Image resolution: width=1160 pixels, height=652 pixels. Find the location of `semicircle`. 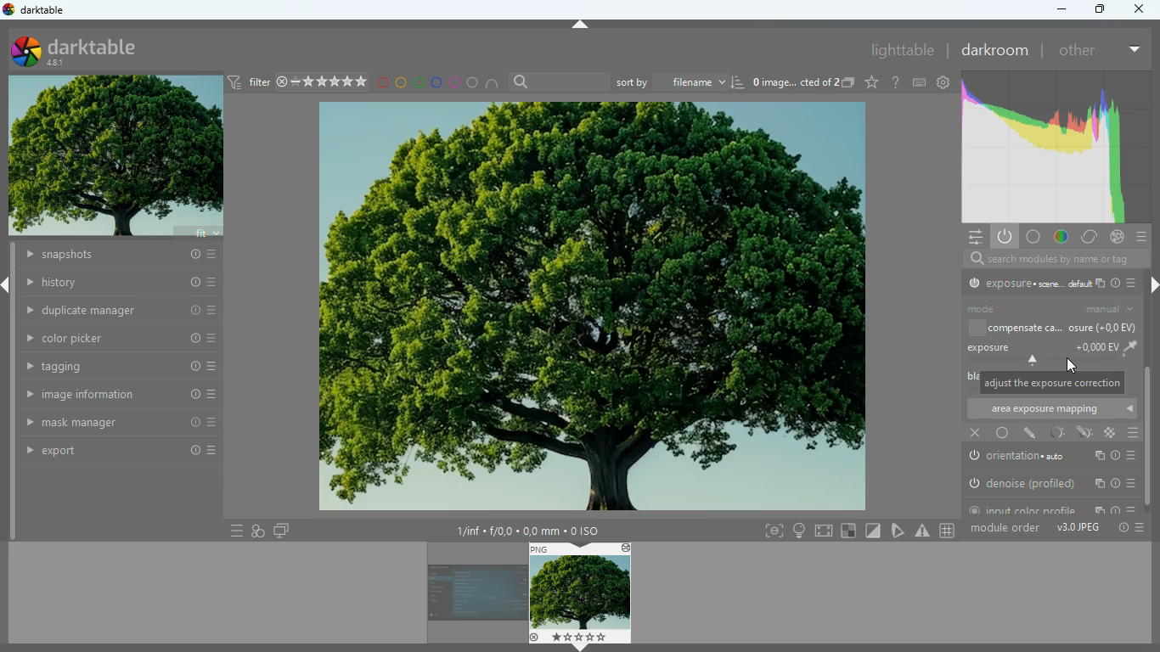

semicircle is located at coordinates (493, 84).